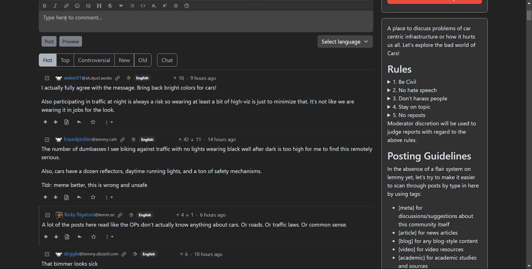  What do you see at coordinates (176, 6) in the screenshot?
I see `spoiler` at bounding box center [176, 6].